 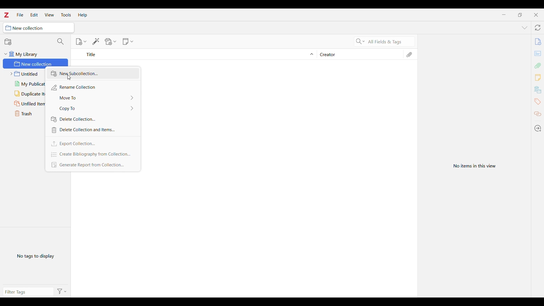 What do you see at coordinates (360, 41) in the screenshot?
I see `Search criteria options` at bounding box center [360, 41].